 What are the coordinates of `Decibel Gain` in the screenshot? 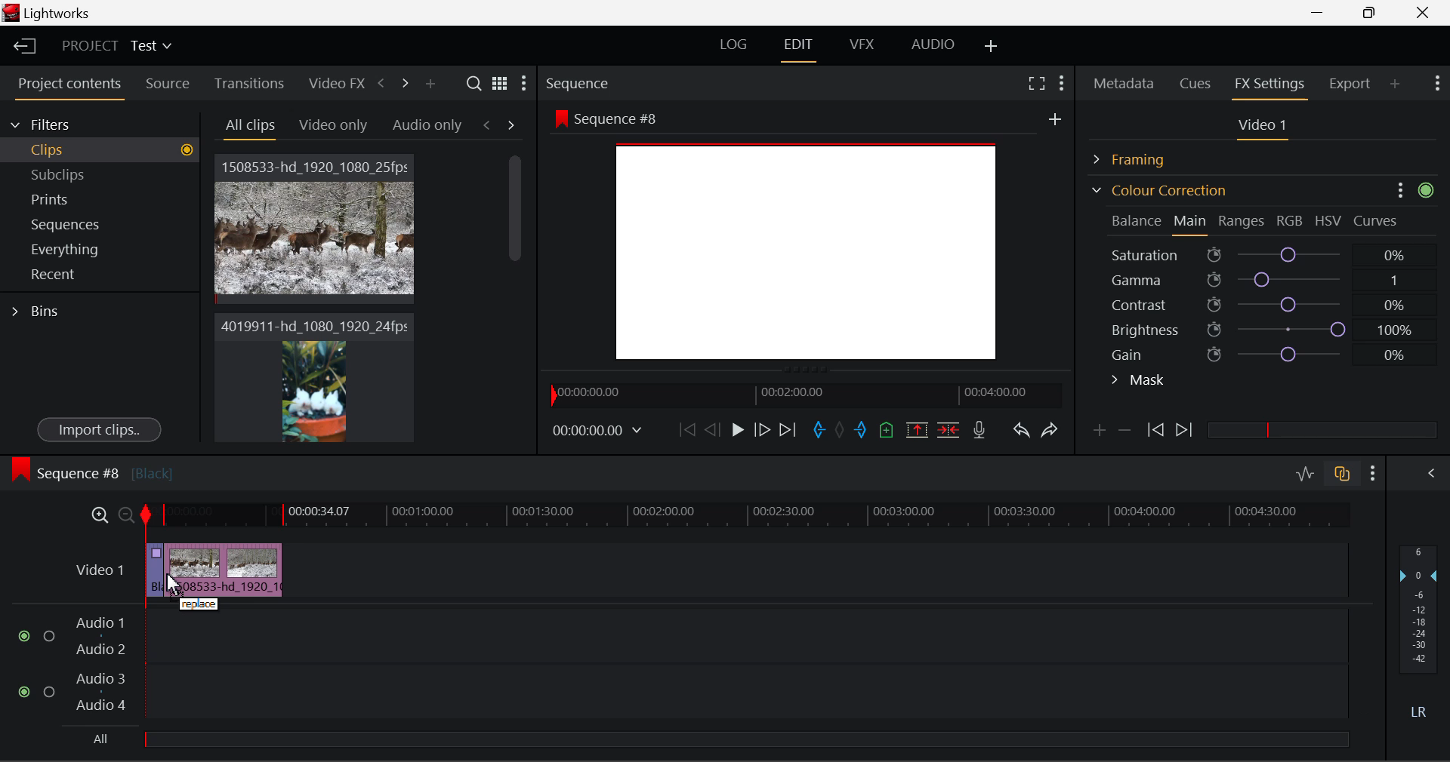 It's located at (1418, 635).